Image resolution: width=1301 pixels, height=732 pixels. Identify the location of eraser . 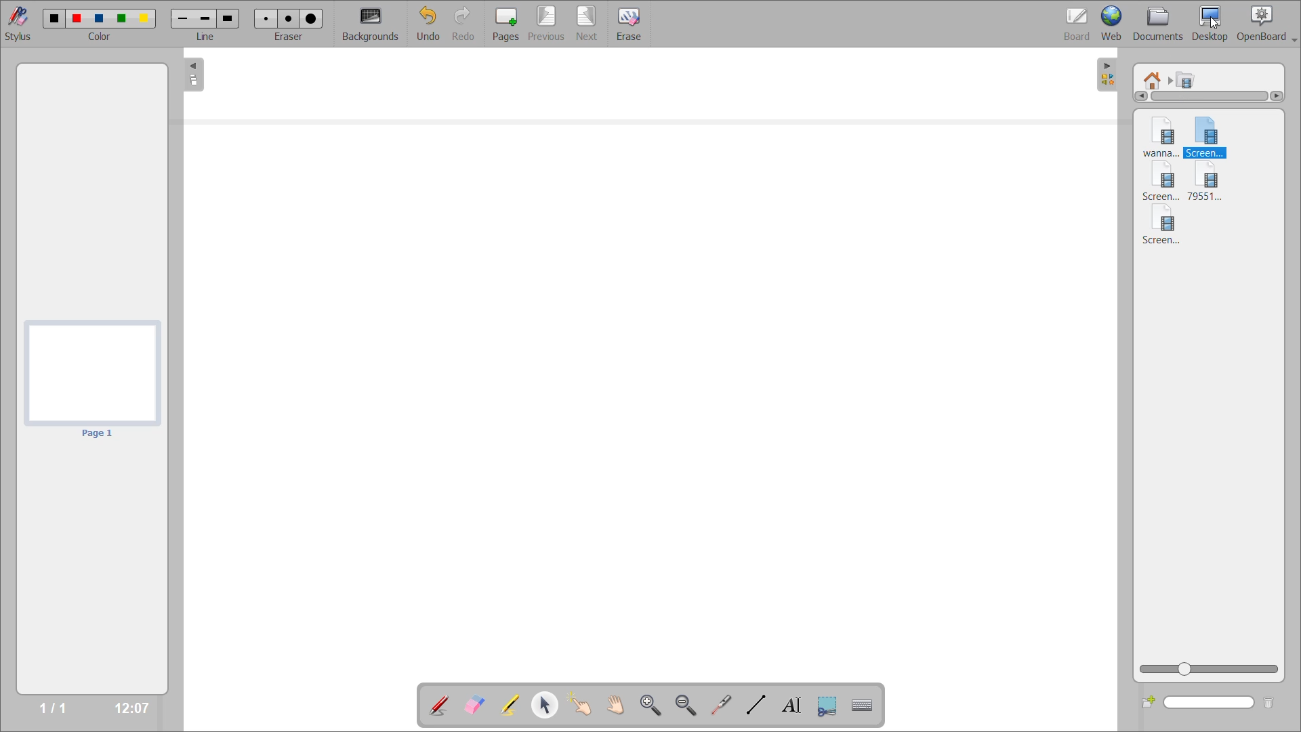
(291, 38).